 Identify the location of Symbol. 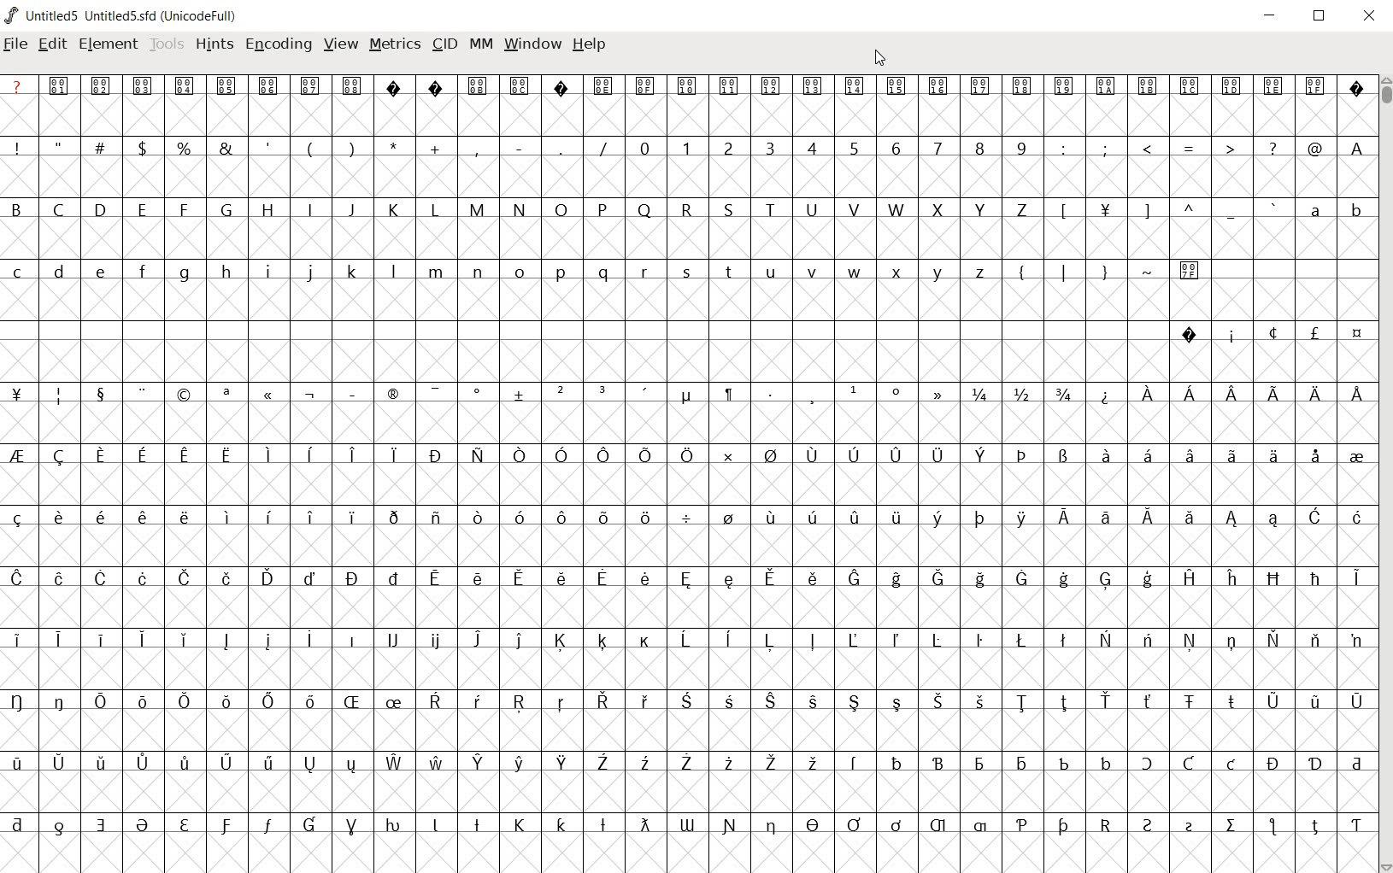
(1066, 86).